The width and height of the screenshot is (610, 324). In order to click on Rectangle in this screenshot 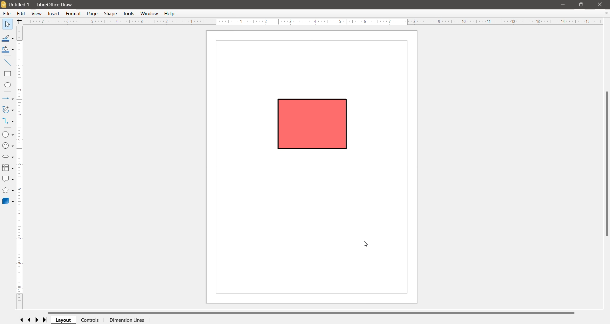, I will do `click(8, 74)`.